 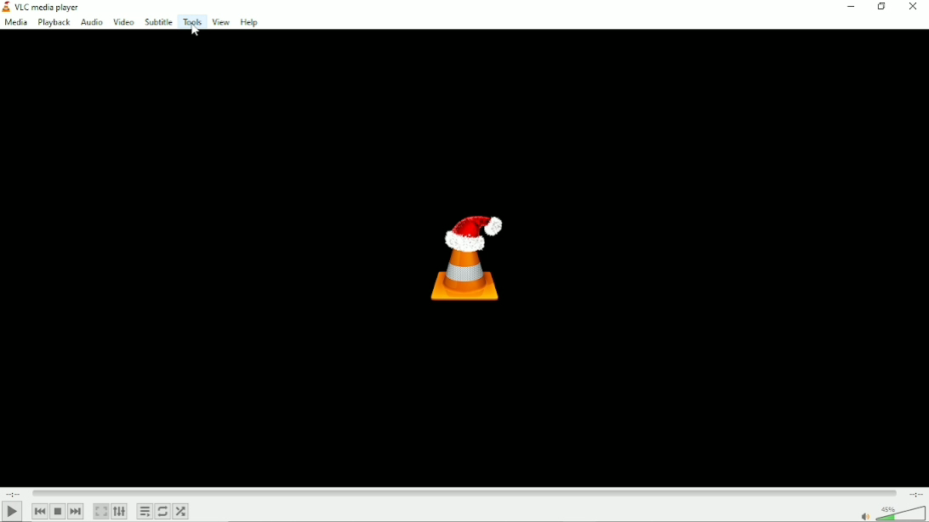 What do you see at coordinates (465, 493) in the screenshot?
I see `Play duration` at bounding box center [465, 493].